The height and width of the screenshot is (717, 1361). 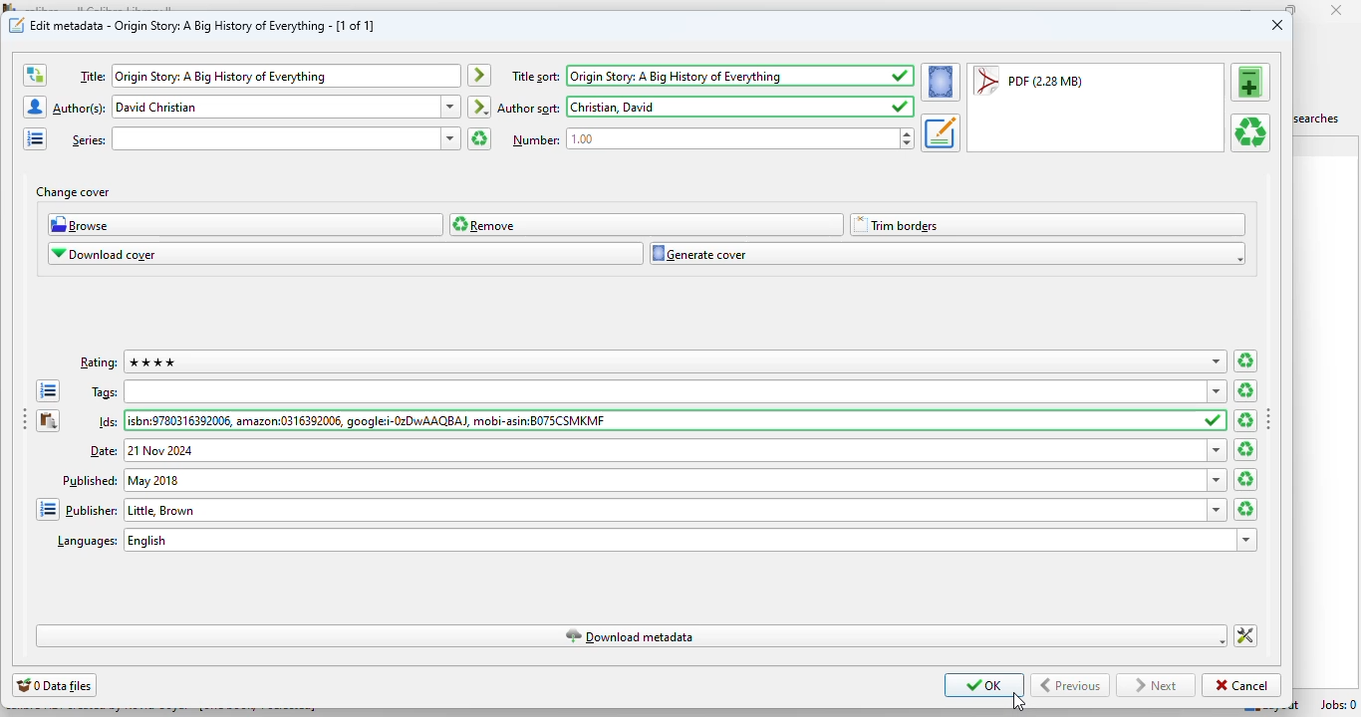 I want to click on download metadata, so click(x=634, y=635).